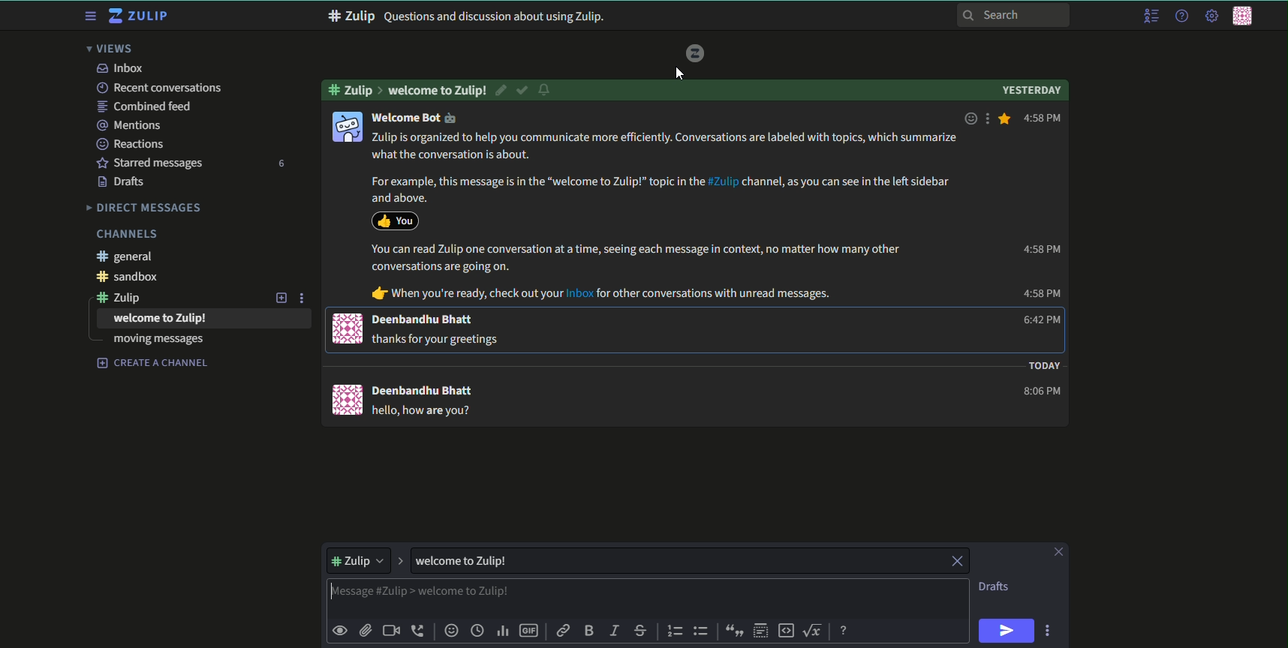 The height and width of the screenshot is (648, 1288). Describe the element at coordinates (346, 329) in the screenshot. I see `icon` at that location.